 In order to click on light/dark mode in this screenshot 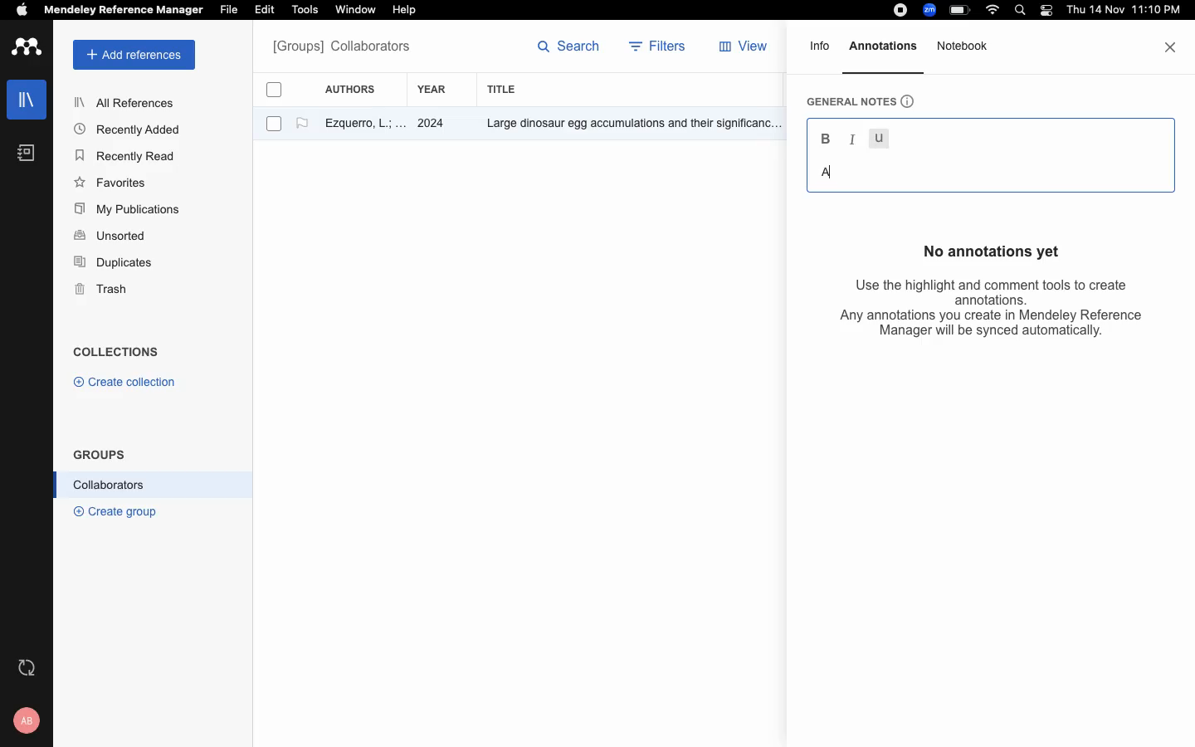, I will do `click(1046, 10)`.